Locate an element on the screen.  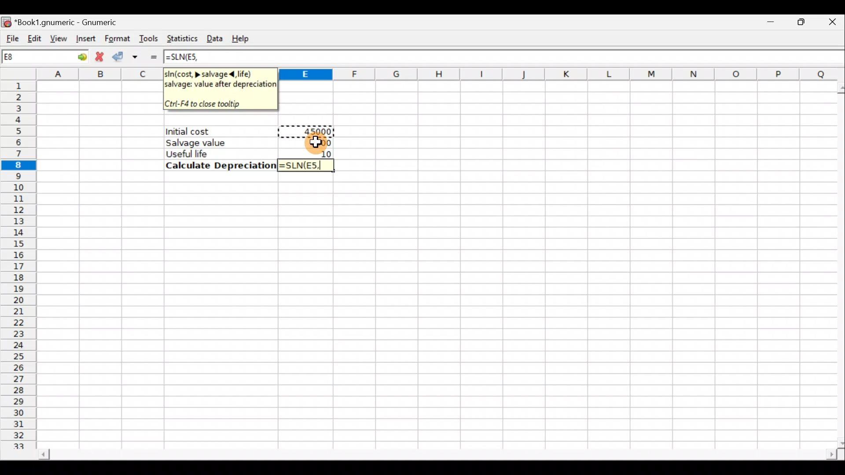
Minimize is located at coordinates (769, 25).